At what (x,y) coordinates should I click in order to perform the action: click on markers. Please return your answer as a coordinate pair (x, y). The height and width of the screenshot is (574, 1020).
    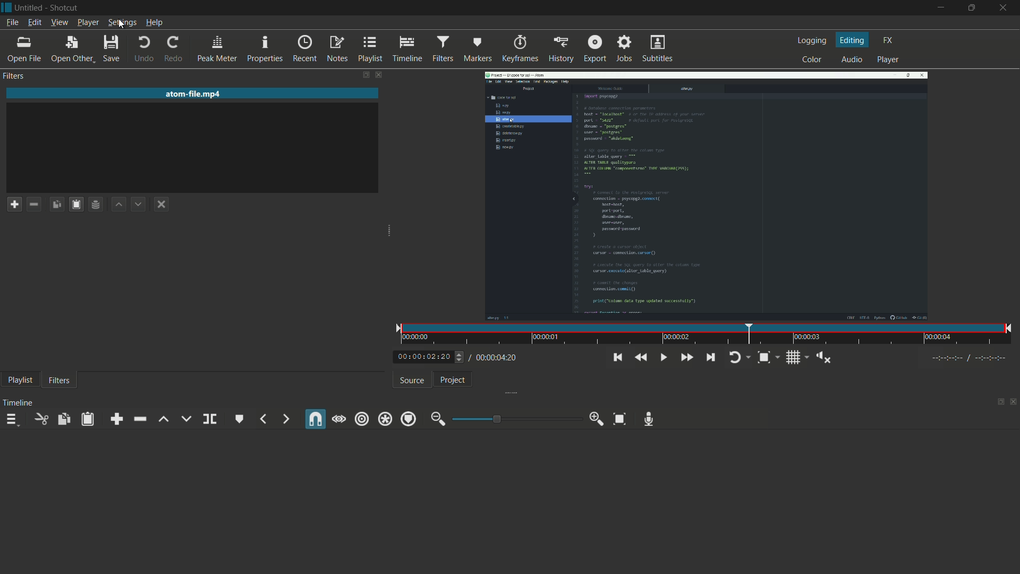
    Looking at the image, I should click on (478, 49).